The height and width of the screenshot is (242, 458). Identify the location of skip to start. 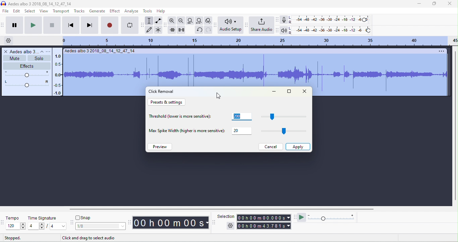
(71, 25).